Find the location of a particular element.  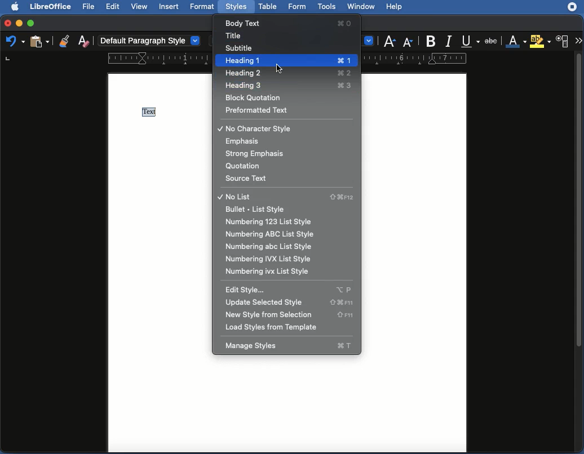

Character is located at coordinates (563, 42).